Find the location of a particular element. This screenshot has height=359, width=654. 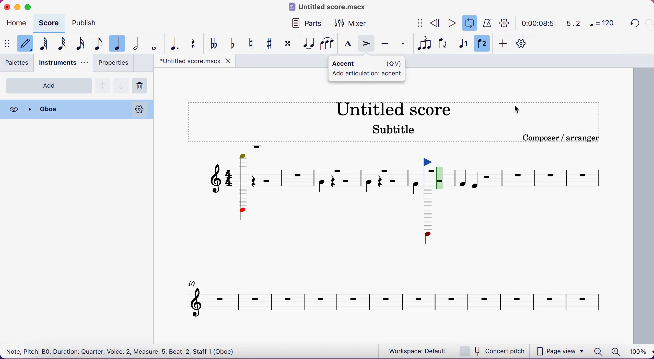

properties is located at coordinates (113, 64).